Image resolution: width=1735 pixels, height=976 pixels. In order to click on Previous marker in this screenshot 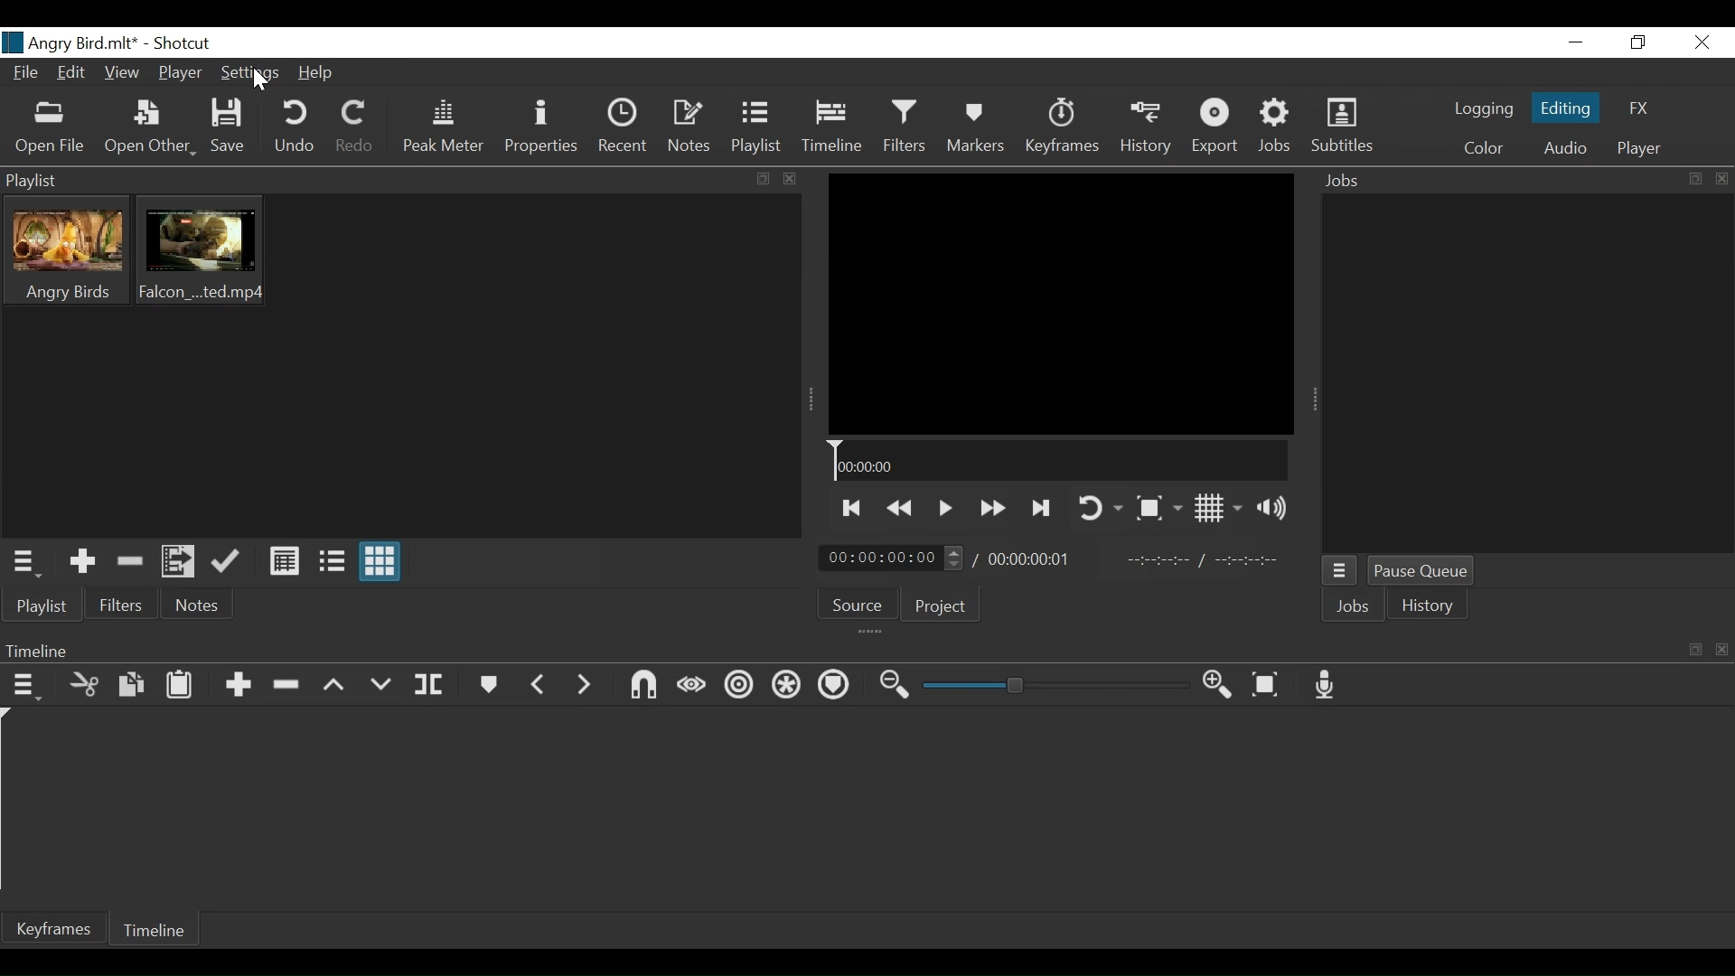, I will do `click(543, 685)`.